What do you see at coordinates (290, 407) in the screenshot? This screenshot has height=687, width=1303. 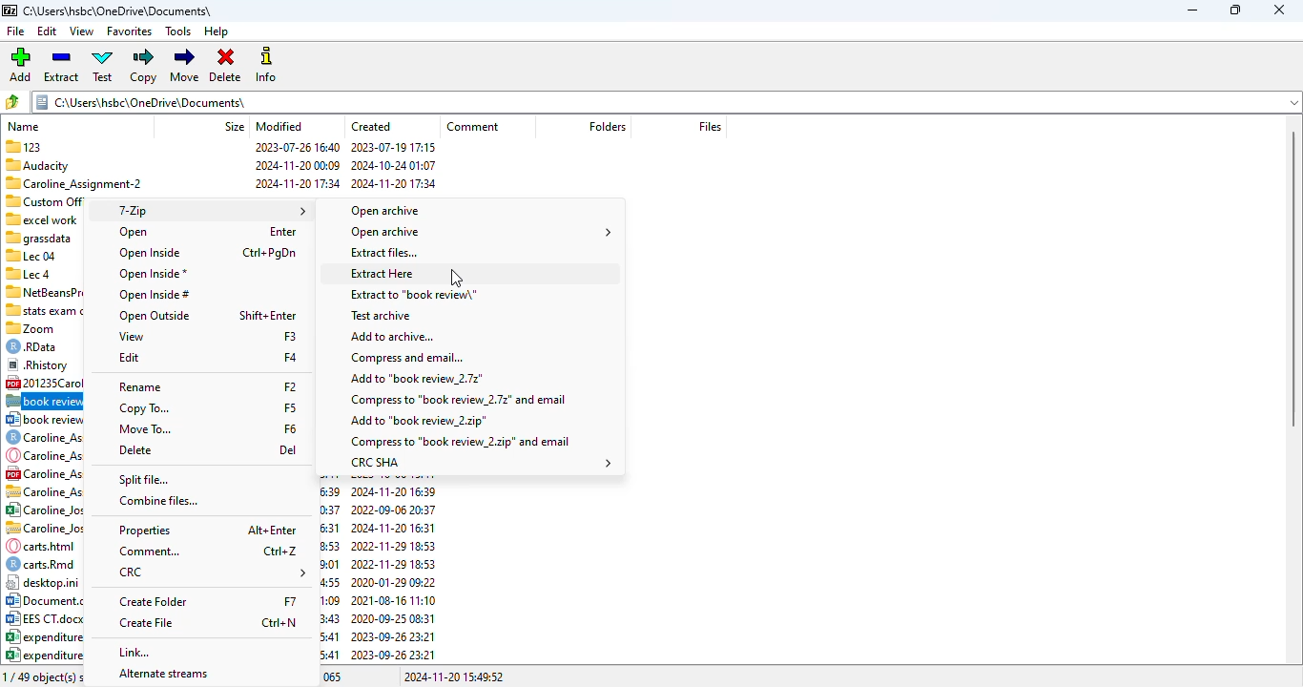 I see `shortcut for copy to` at bounding box center [290, 407].